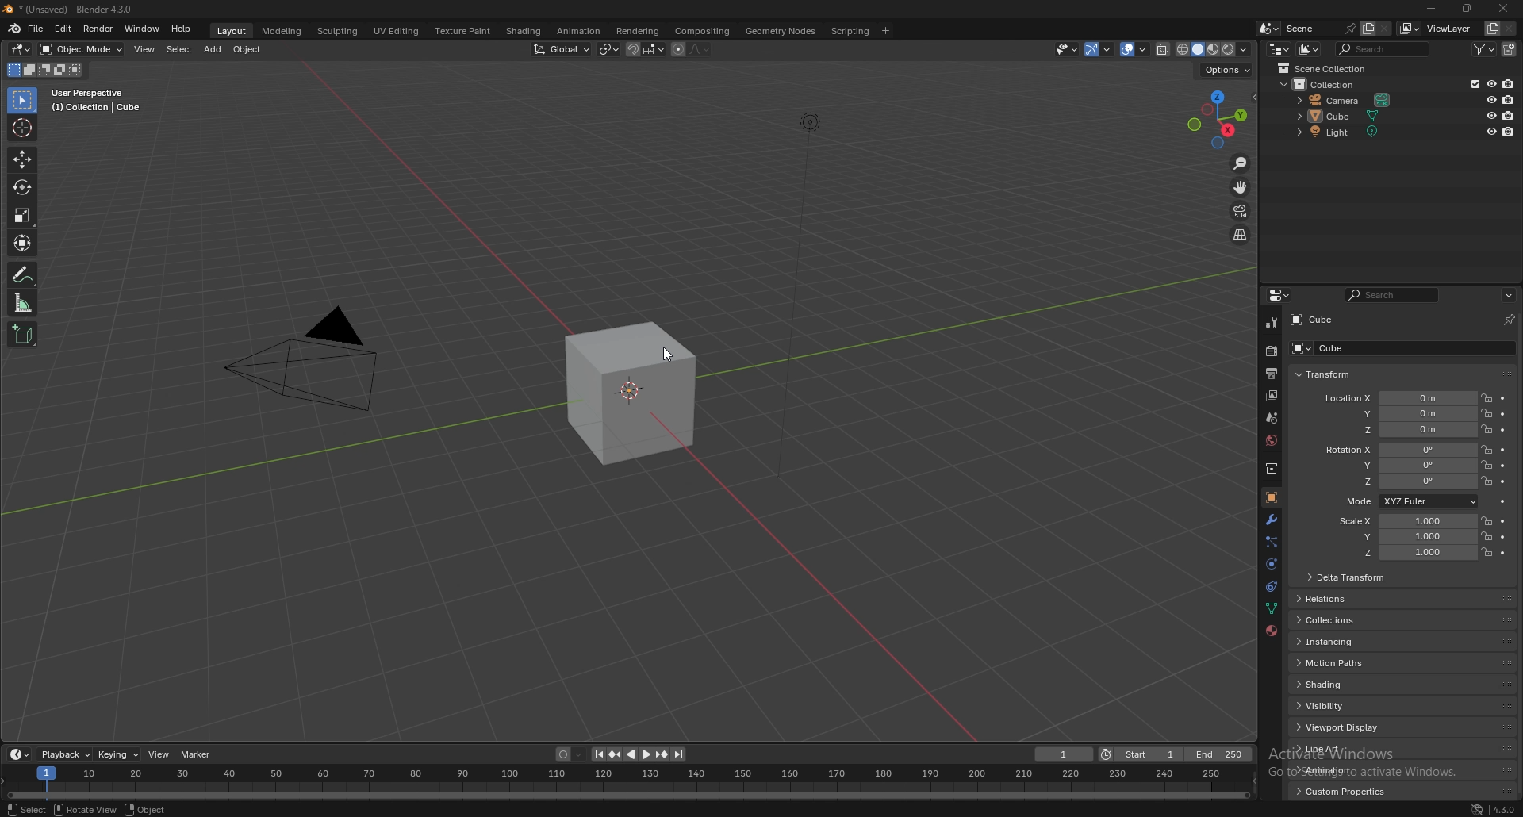 This screenshot has height=817, width=1523. What do you see at coordinates (117, 755) in the screenshot?
I see `keying` at bounding box center [117, 755].